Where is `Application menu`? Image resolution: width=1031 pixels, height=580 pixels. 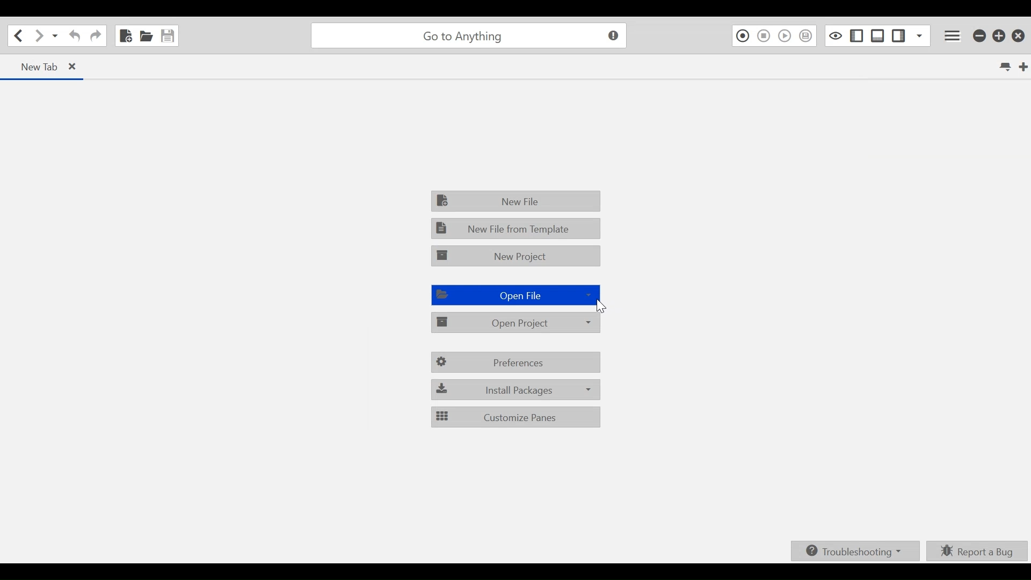 Application menu is located at coordinates (954, 35).